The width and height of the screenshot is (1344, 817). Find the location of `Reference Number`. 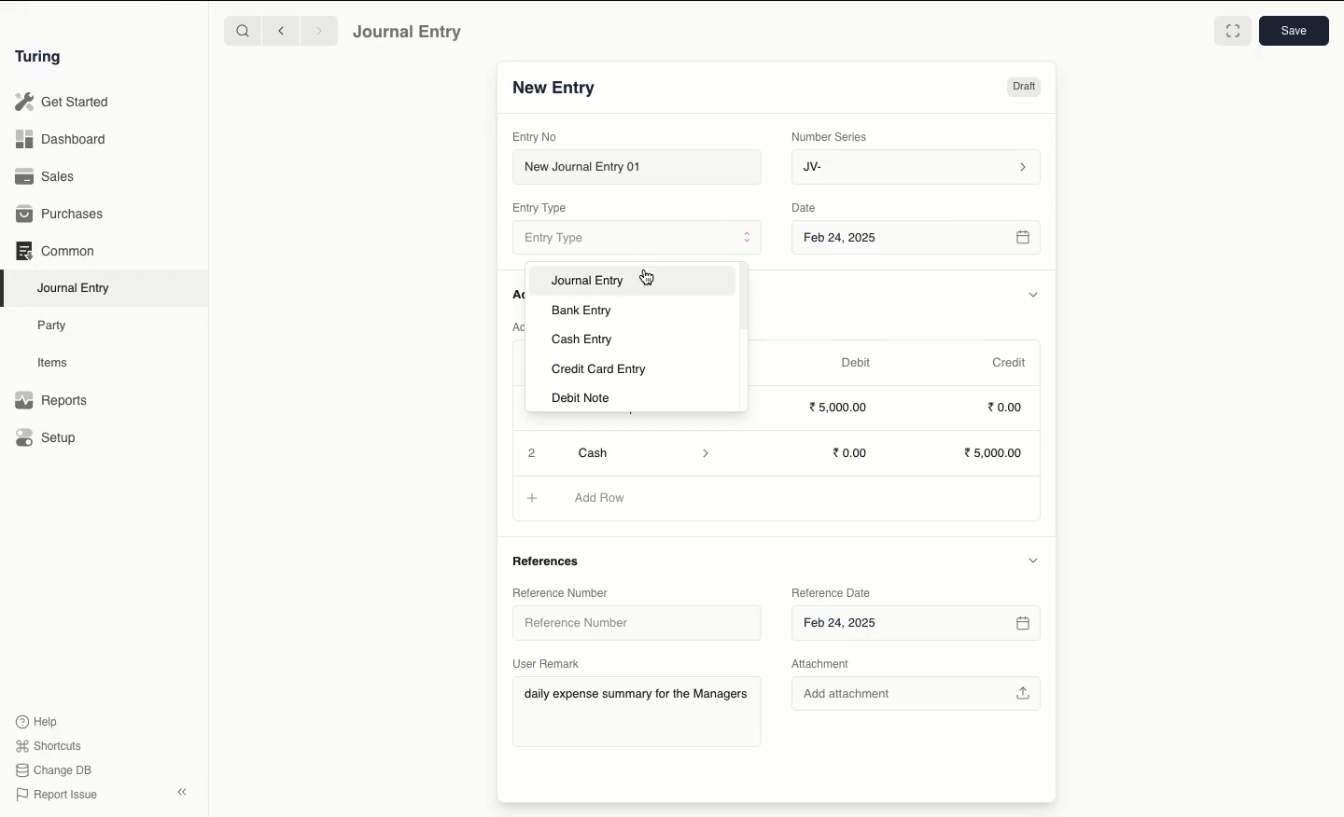

Reference Number is located at coordinates (625, 621).